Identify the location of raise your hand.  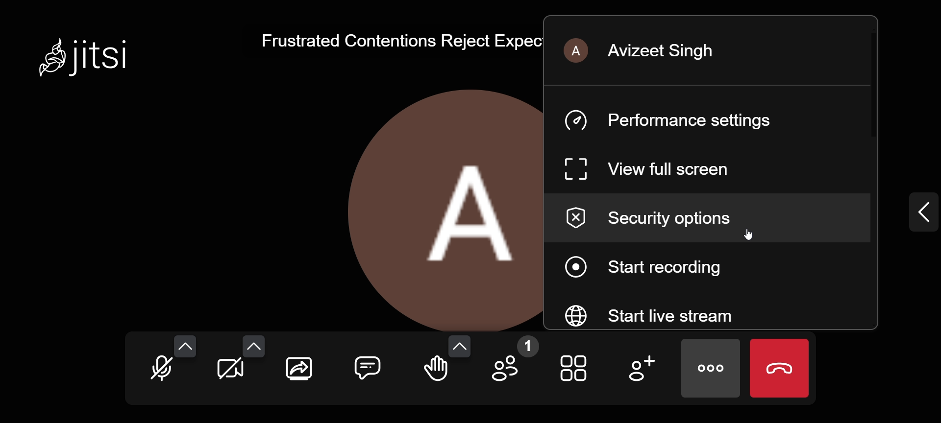
(435, 373).